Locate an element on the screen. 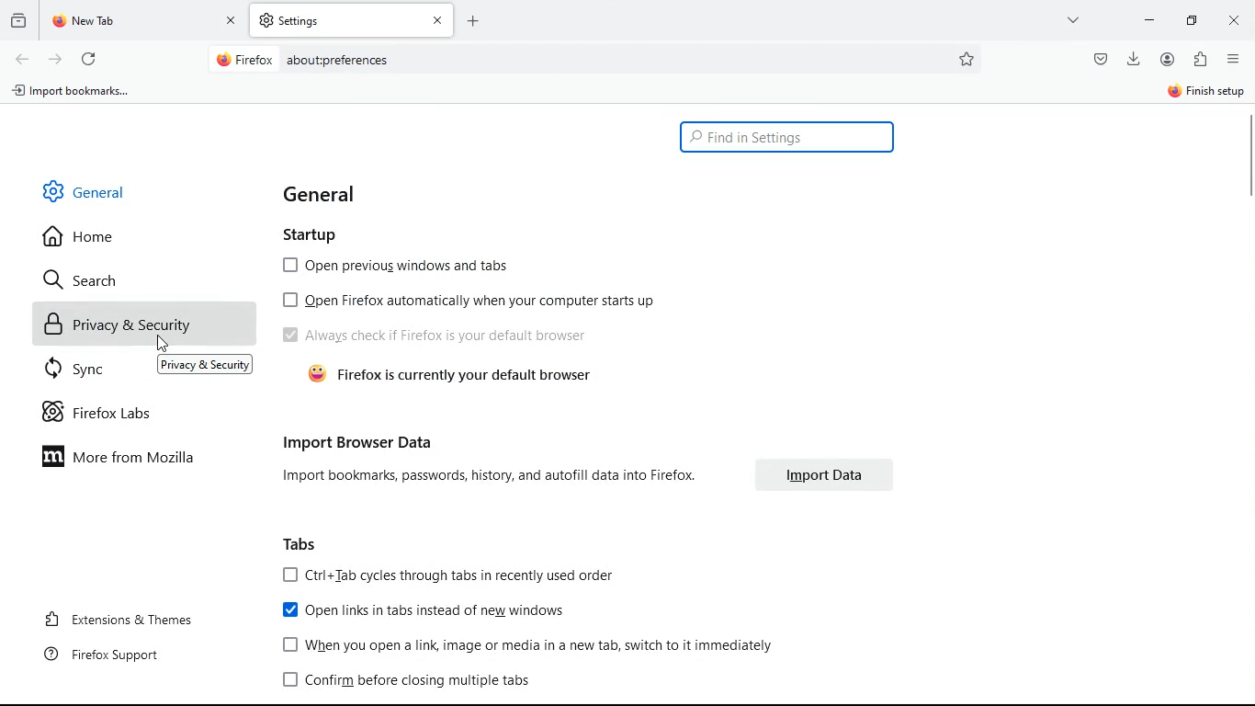 The width and height of the screenshot is (1255, 706). historic is located at coordinates (21, 19).